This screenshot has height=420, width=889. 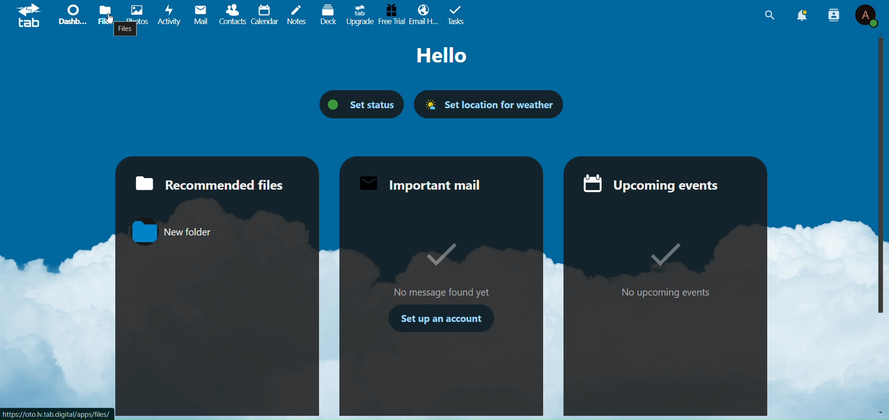 What do you see at coordinates (444, 317) in the screenshot?
I see `Set up an account` at bounding box center [444, 317].